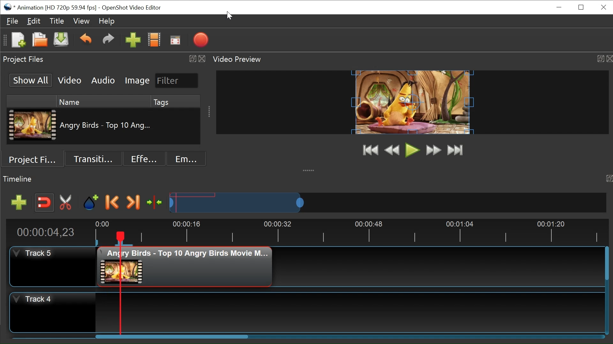  I want to click on View, so click(81, 21).